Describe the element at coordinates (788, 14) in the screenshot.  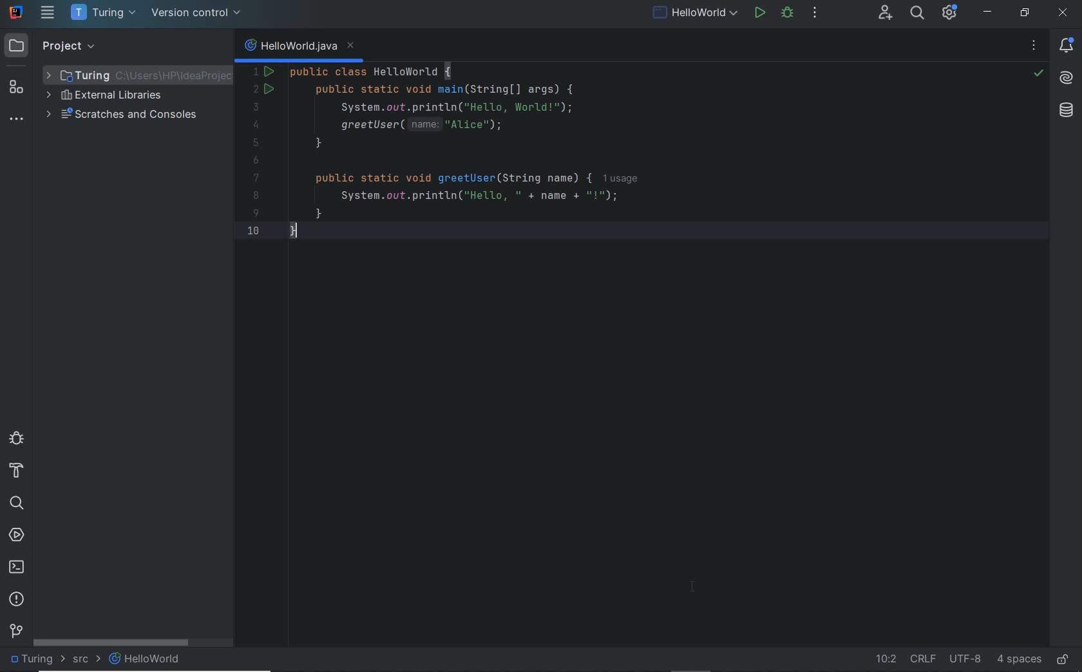
I see `debug` at that location.